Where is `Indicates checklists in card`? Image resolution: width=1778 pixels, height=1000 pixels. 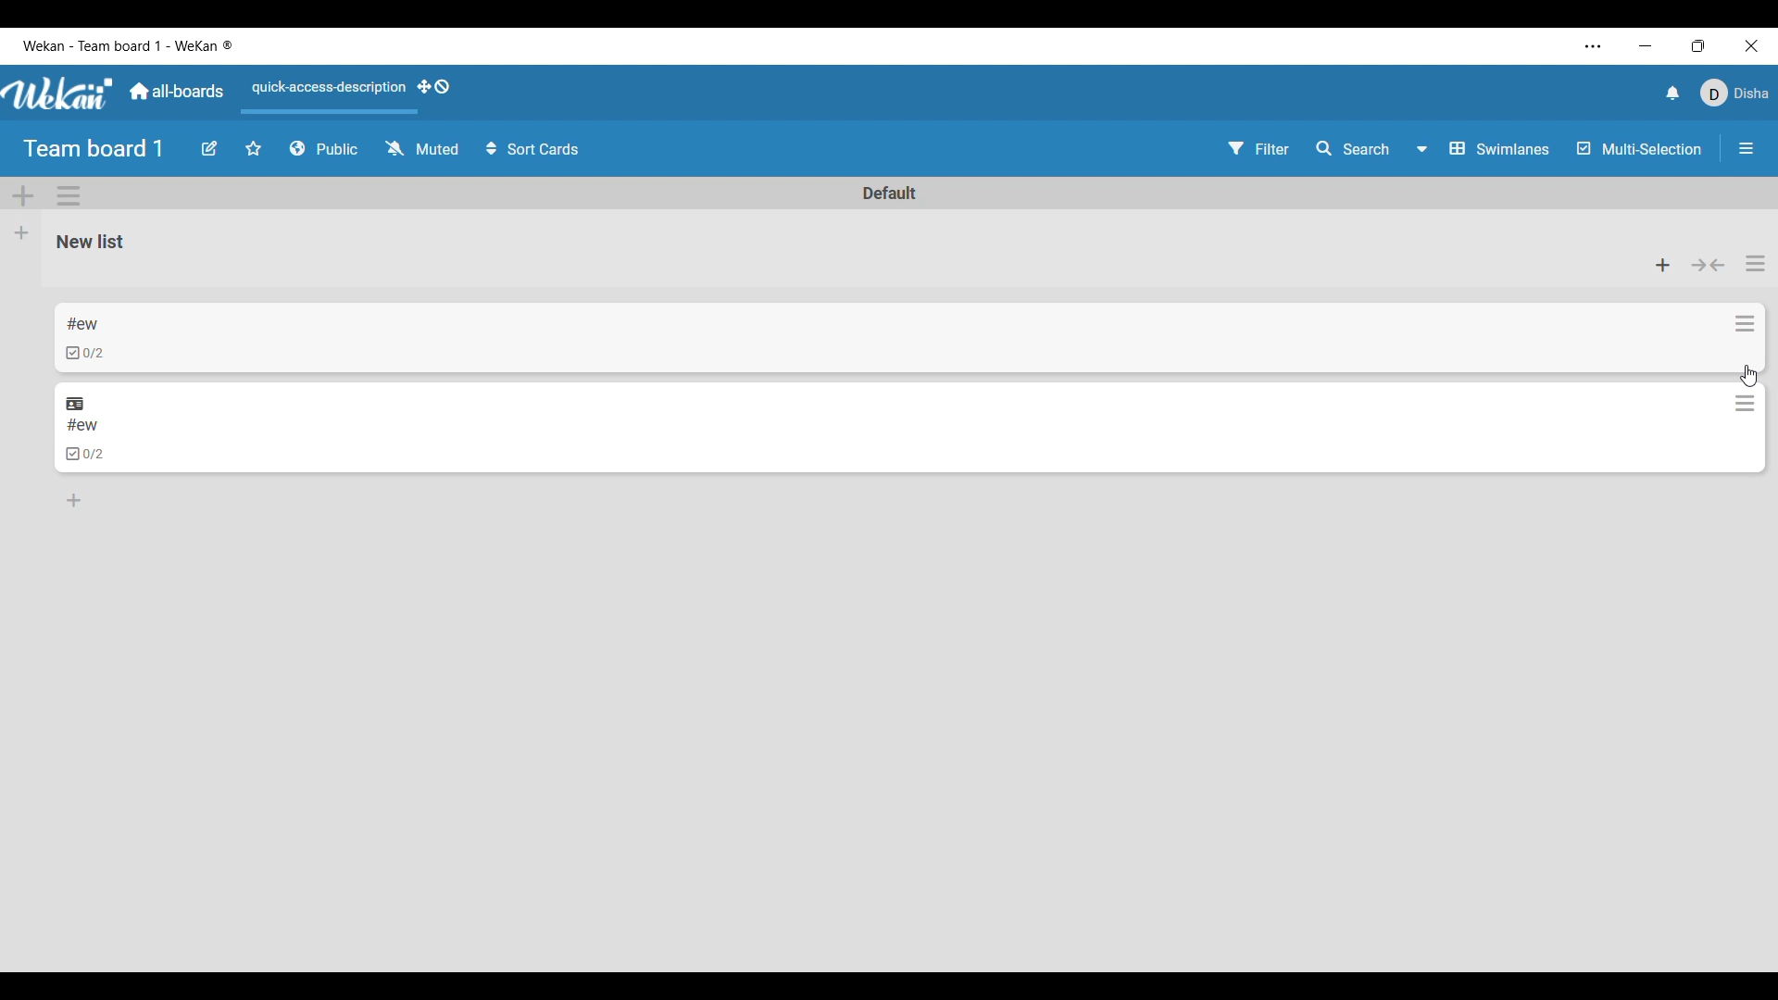 Indicates checklists in card is located at coordinates (85, 353).